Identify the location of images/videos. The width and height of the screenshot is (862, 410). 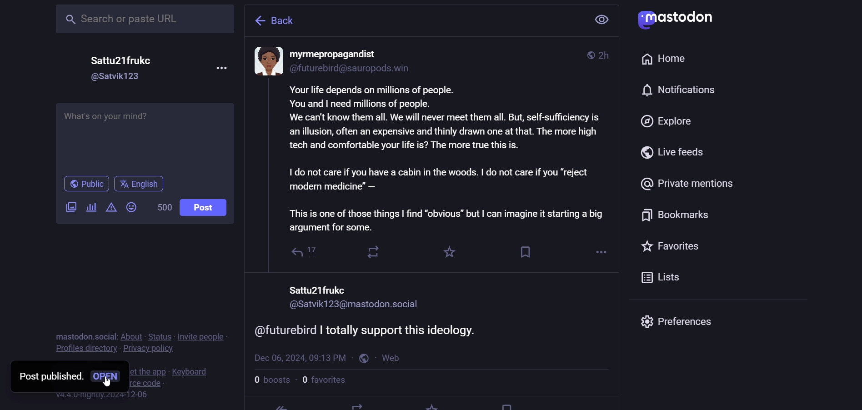
(68, 207).